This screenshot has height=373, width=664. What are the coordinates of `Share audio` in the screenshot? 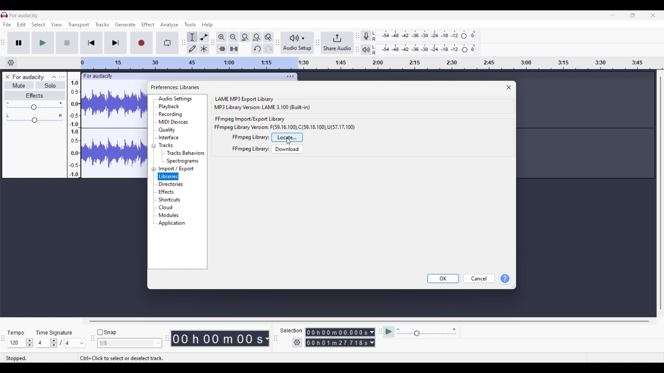 It's located at (338, 43).